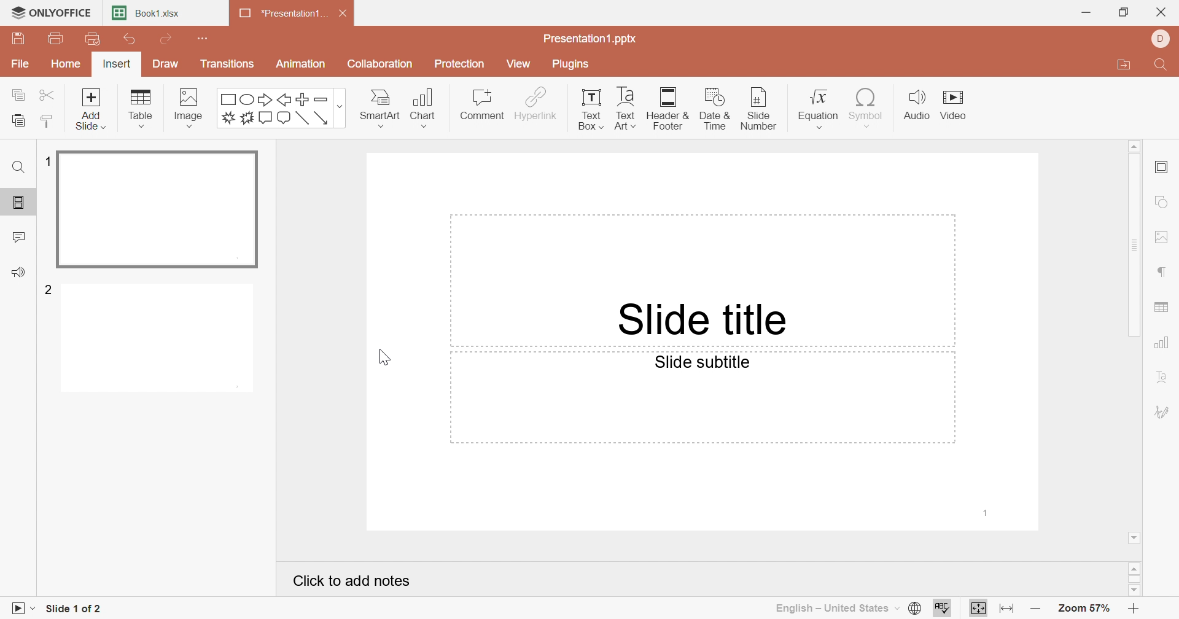 The image size is (1179, 619). I want to click on Comments, so click(20, 238).